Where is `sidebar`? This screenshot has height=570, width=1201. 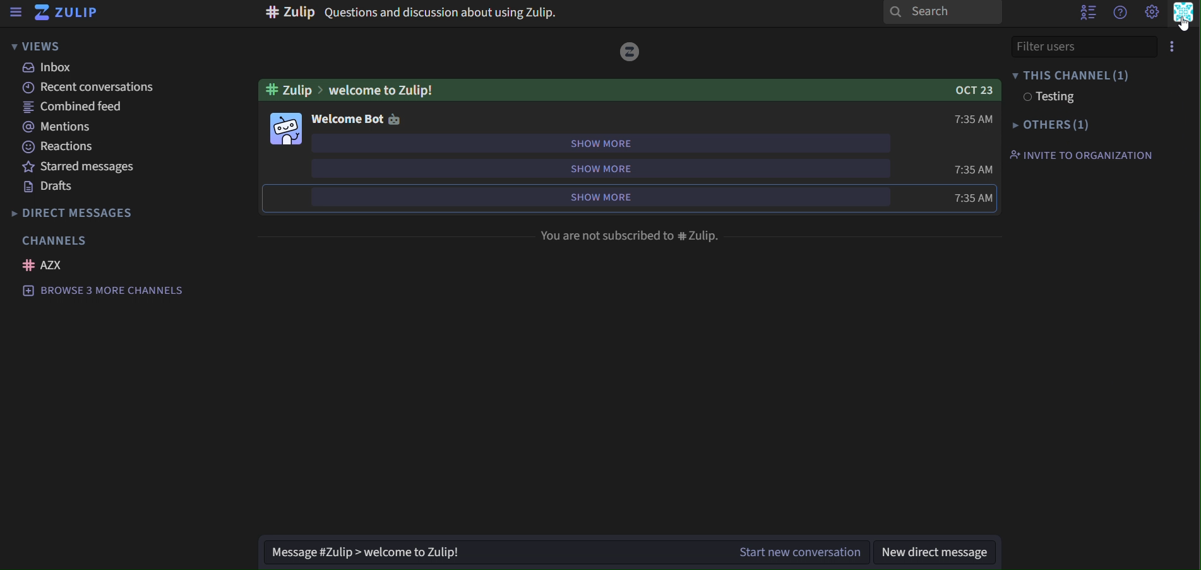
sidebar is located at coordinates (15, 12).